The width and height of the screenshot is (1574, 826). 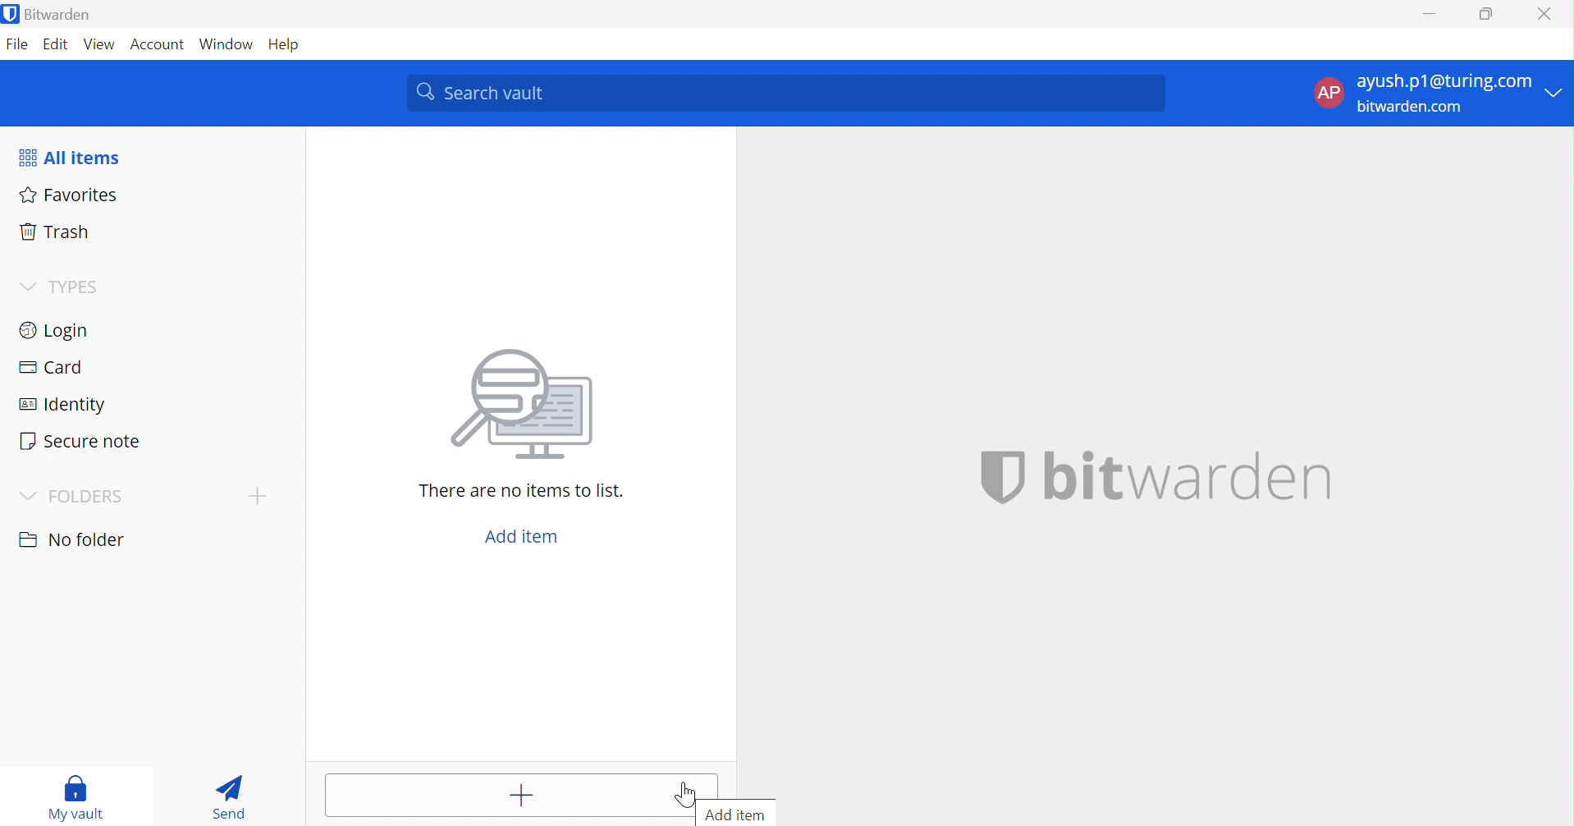 What do you see at coordinates (53, 333) in the screenshot?
I see `Login` at bounding box center [53, 333].